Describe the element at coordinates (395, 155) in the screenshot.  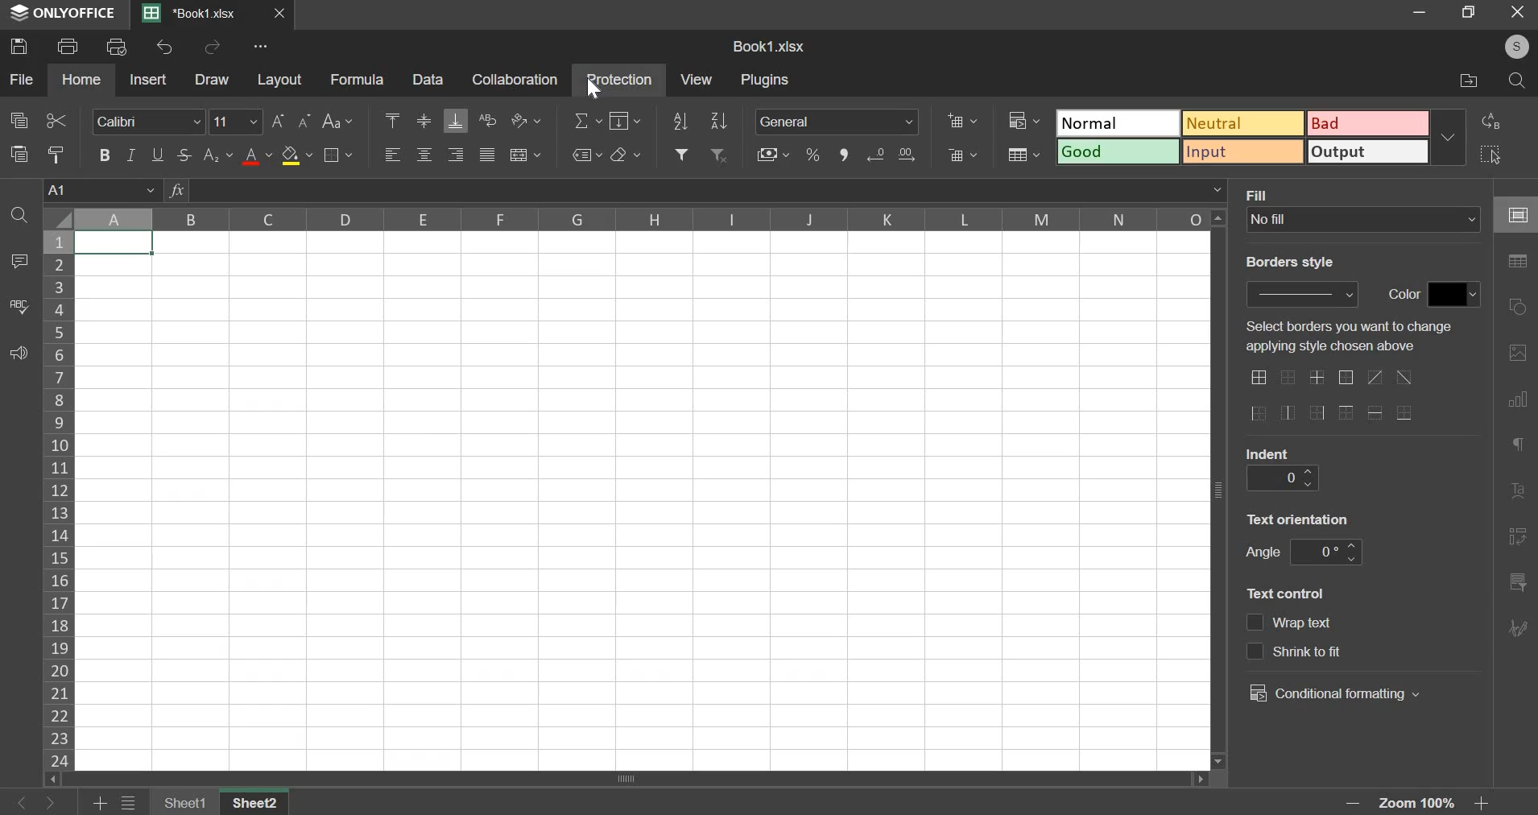
I see `horizontal alignment` at that location.